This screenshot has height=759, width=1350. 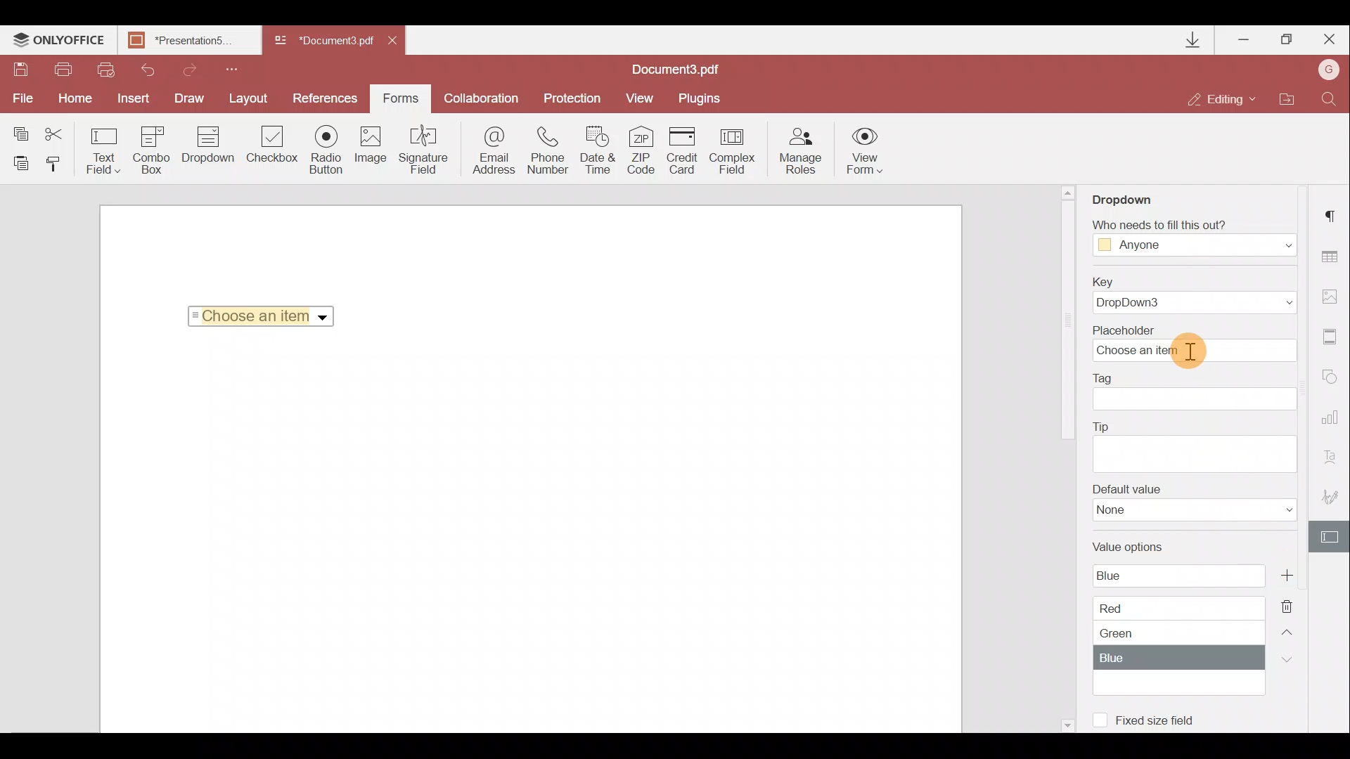 I want to click on Signature field, so click(x=425, y=153).